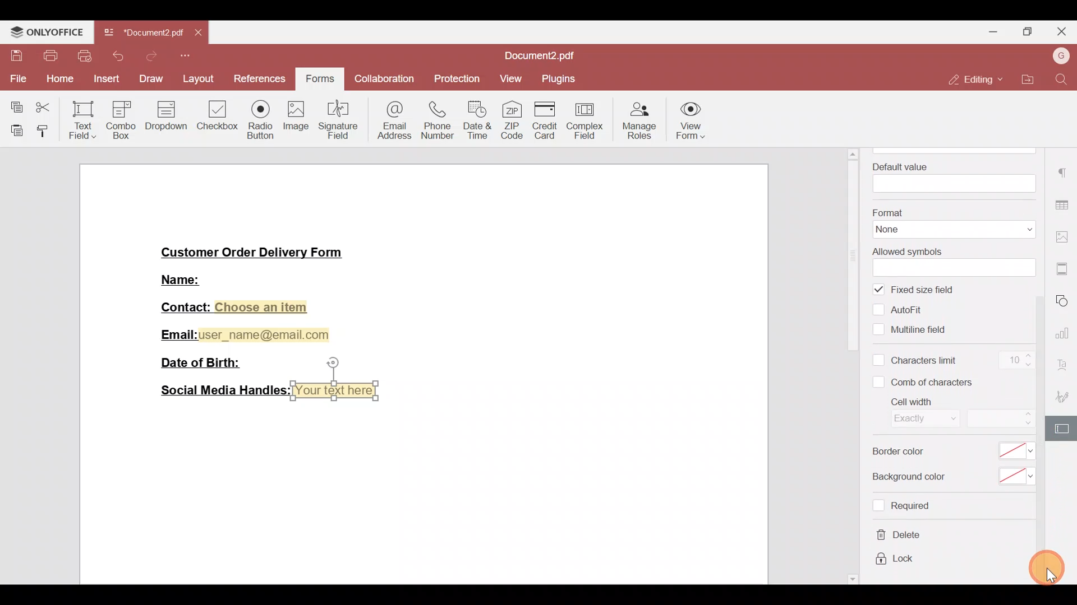  What do you see at coordinates (545, 56) in the screenshot?
I see `Document2.pdf` at bounding box center [545, 56].